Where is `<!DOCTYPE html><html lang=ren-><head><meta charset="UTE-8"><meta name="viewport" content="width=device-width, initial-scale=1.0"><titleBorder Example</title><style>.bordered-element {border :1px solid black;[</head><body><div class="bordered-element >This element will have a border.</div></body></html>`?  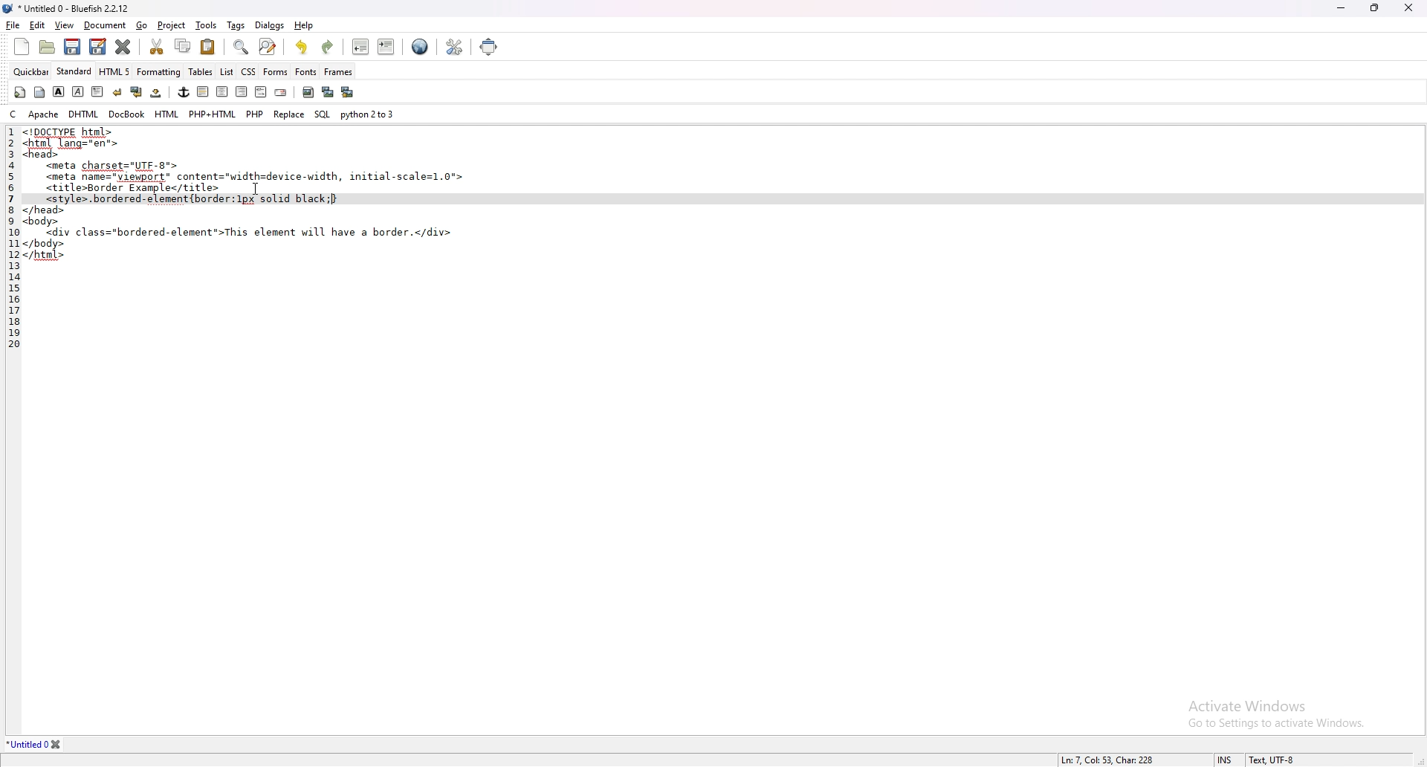
<!DOCTYPE html><html lang=ren-><head><meta charset="UTE-8"><meta name="viewport" content="width=device-width, initial-scale=1.0"><titleBorder Example</title><style>.bordered-element {border :1px solid black;[</head><body><div class="bordered-element >This element will have a border.</div></body></html> is located at coordinates (250, 196).